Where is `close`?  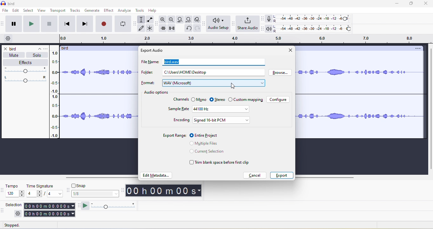
close is located at coordinates (428, 4).